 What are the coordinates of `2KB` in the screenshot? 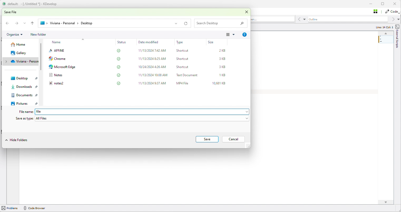 It's located at (224, 50).